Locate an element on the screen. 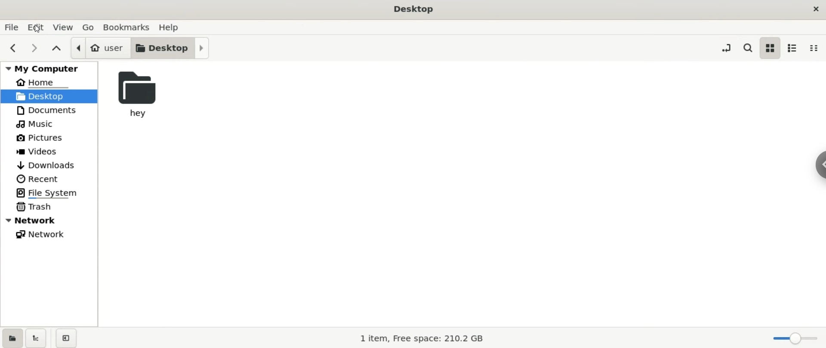  search is located at coordinates (748, 48).